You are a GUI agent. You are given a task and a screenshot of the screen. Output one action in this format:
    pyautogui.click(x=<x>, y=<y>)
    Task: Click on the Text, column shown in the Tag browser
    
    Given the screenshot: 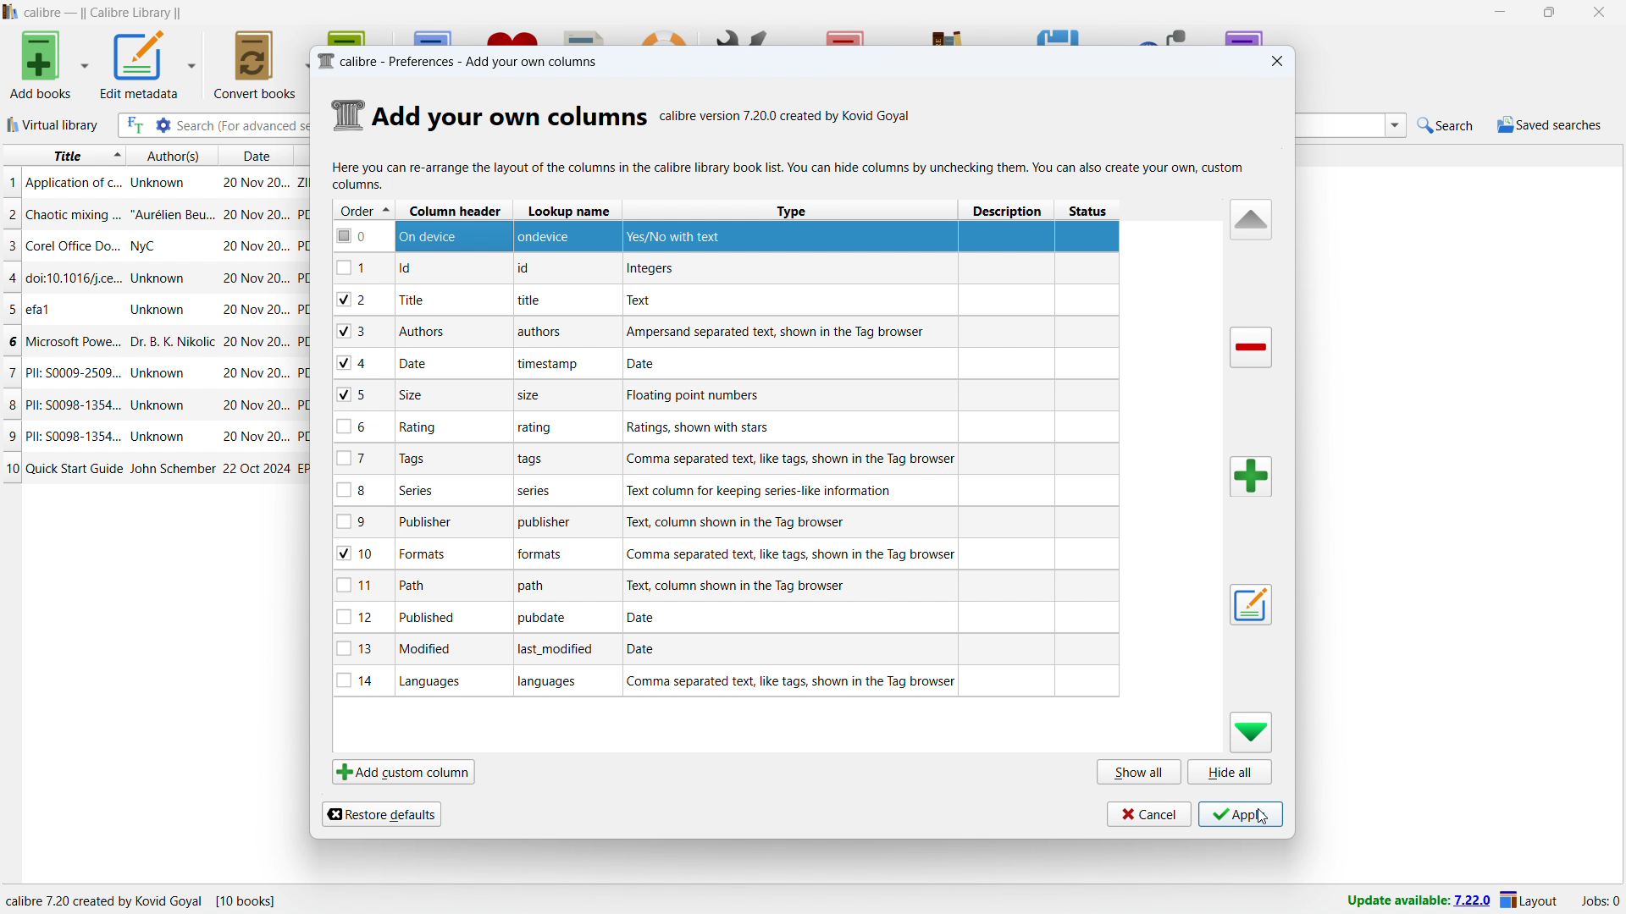 What is the action you would take?
    pyautogui.click(x=738, y=585)
    